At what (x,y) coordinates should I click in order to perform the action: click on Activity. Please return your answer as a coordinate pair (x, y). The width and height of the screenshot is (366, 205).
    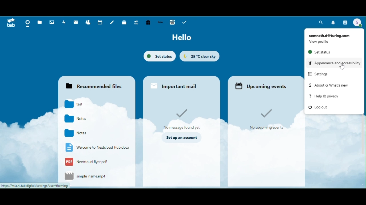
    Looking at the image, I should click on (64, 23).